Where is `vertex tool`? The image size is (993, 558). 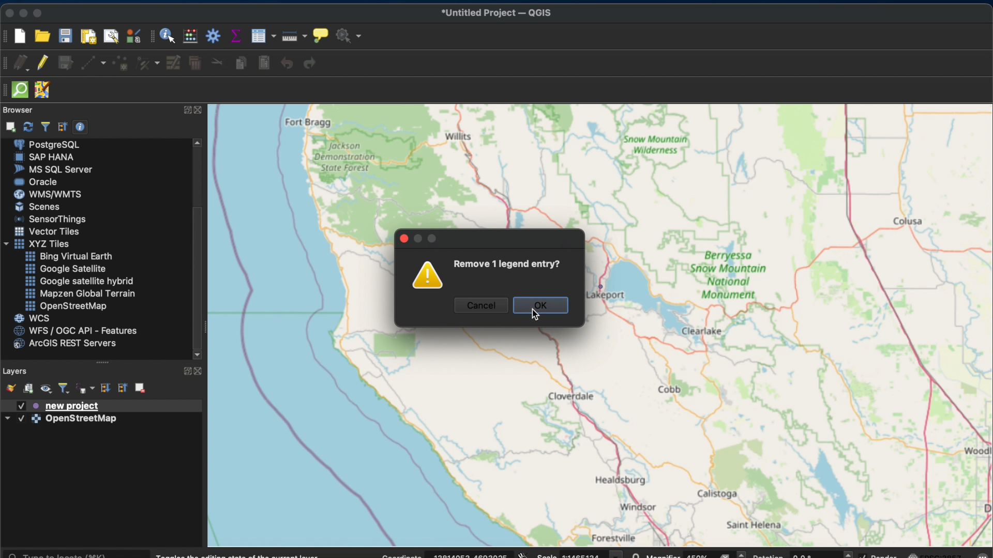 vertex tool is located at coordinates (147, 65).